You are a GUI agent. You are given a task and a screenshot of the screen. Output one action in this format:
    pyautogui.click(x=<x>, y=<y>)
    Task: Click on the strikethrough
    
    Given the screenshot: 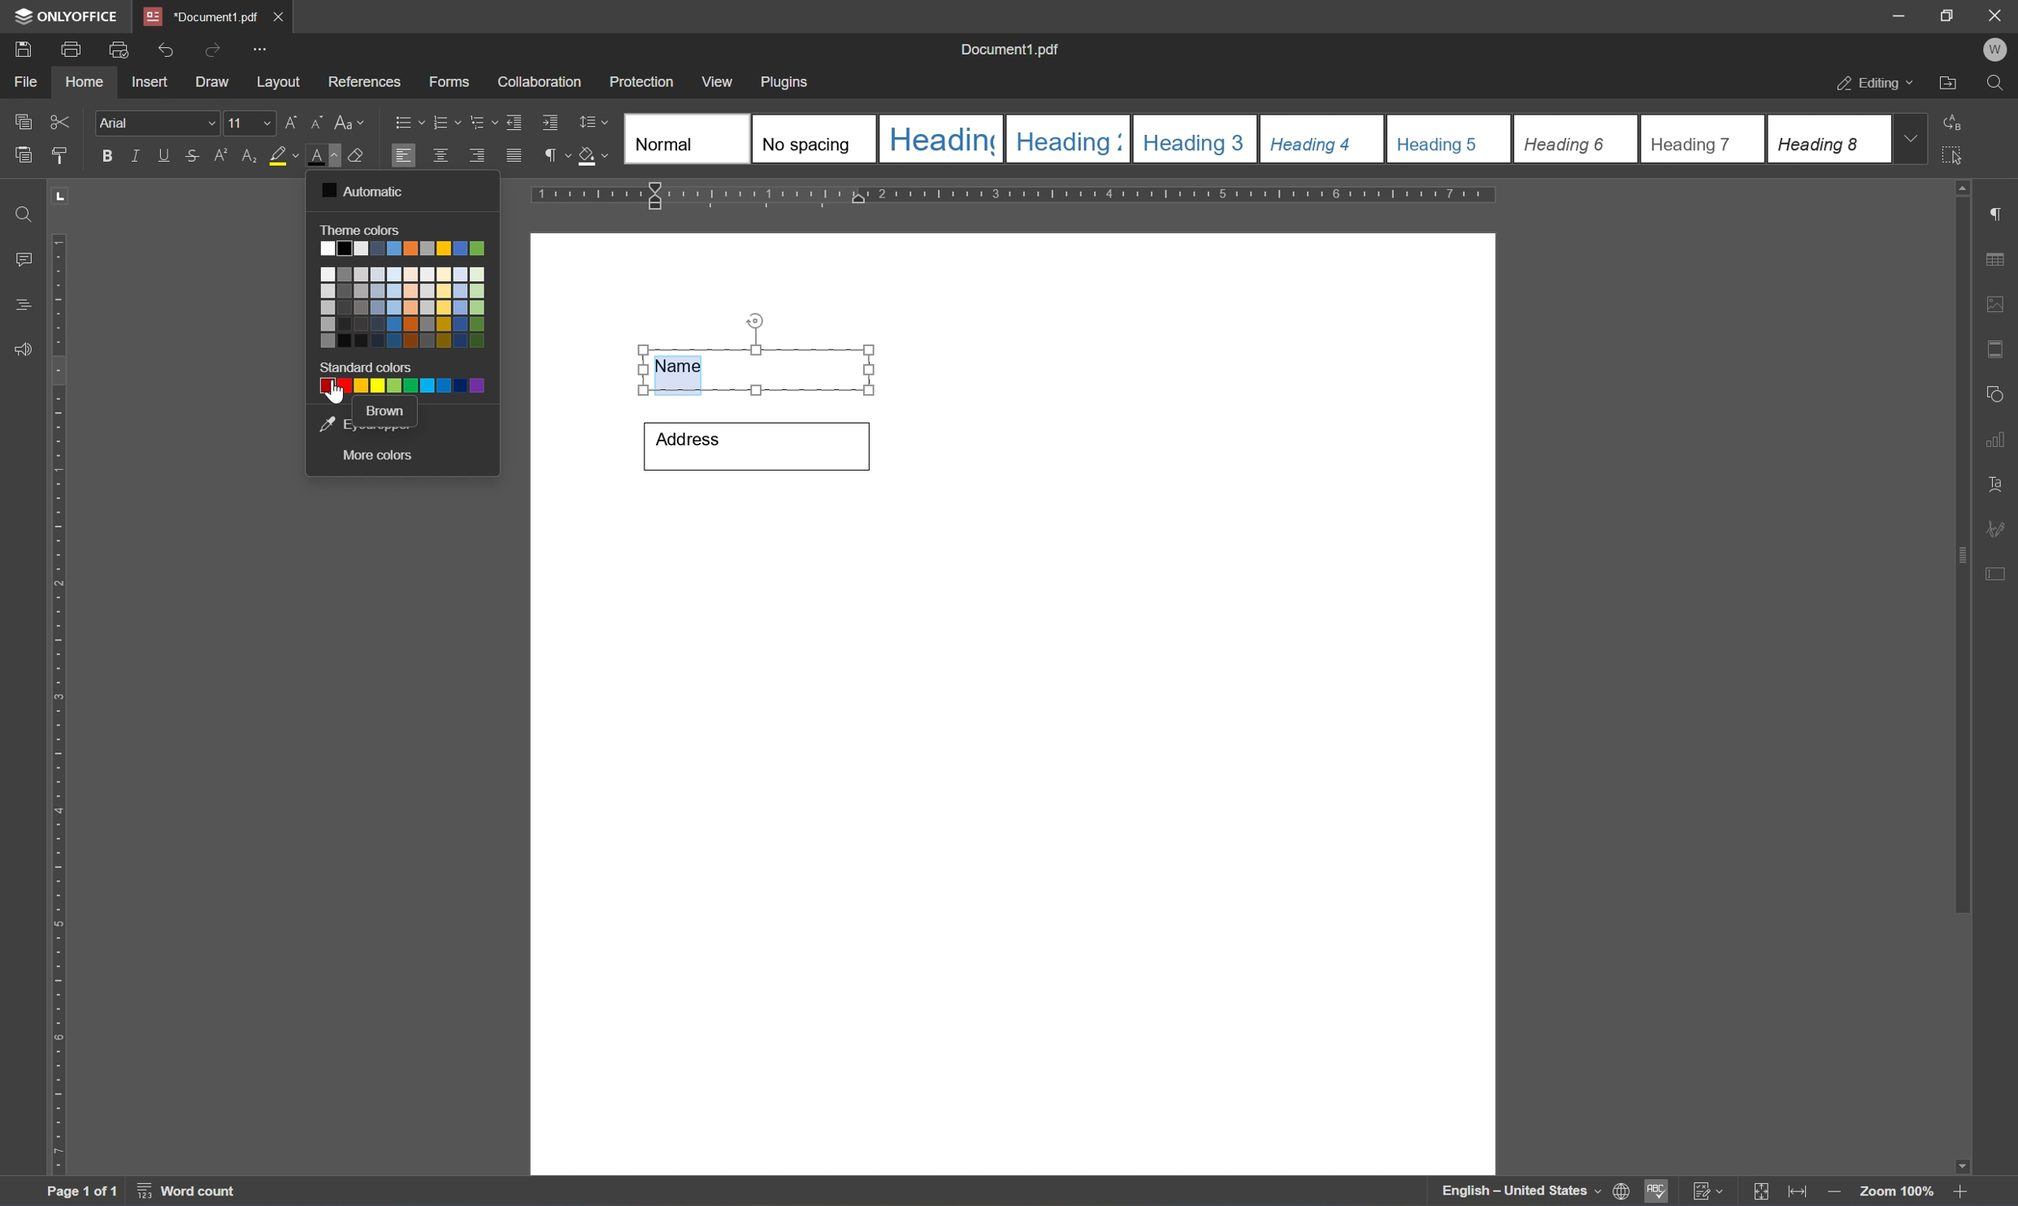 What is the action you would take?
    pyautogui.click(x=191, y=154)
    